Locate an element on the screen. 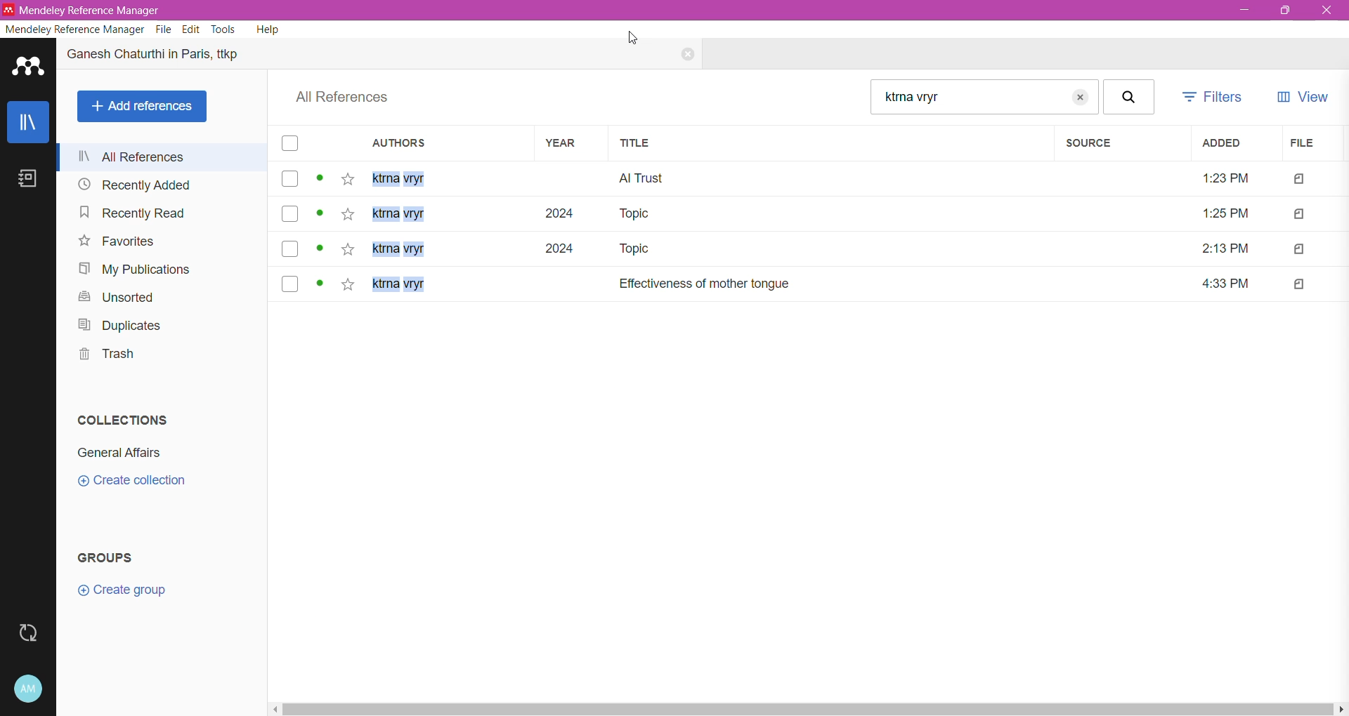  Filters is located at coordinates (1216, 97).